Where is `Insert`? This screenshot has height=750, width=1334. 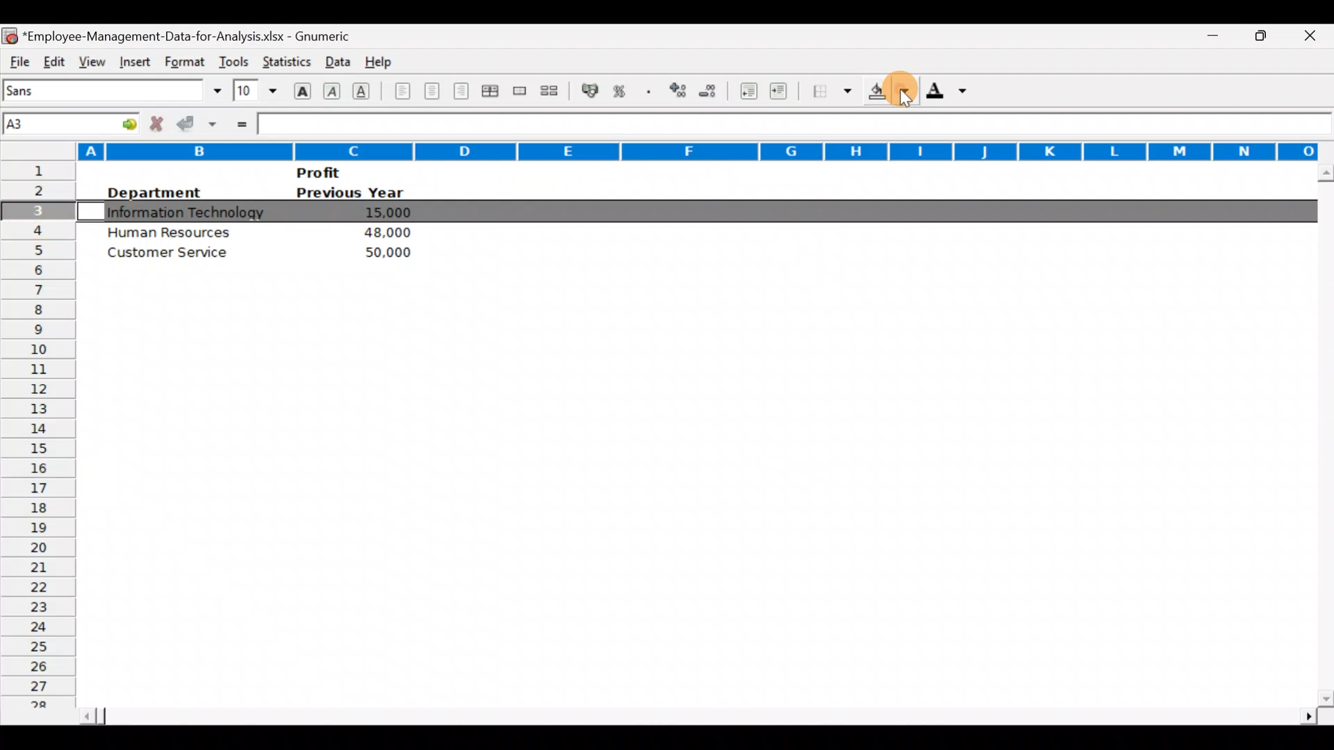
Insert is located at coordinates (133, 60).